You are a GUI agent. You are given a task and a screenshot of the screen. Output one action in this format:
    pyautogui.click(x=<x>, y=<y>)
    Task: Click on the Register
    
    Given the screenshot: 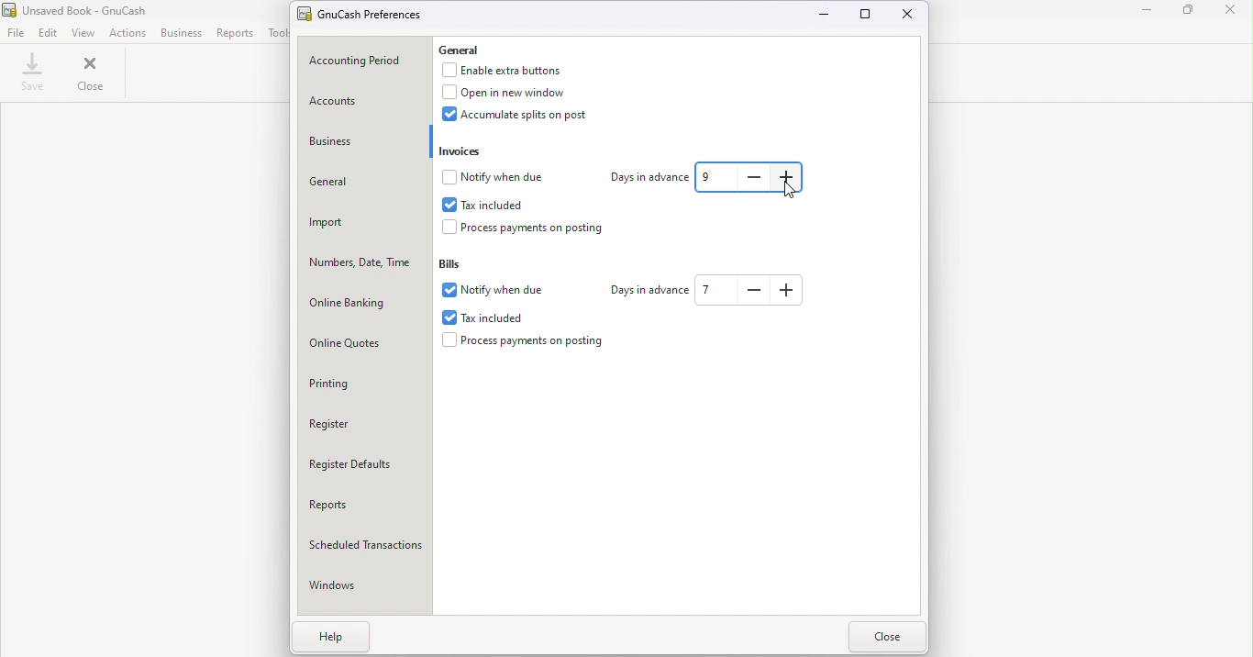 What is the action you would take?
    pyautogui.click(x=368, y=425)
    